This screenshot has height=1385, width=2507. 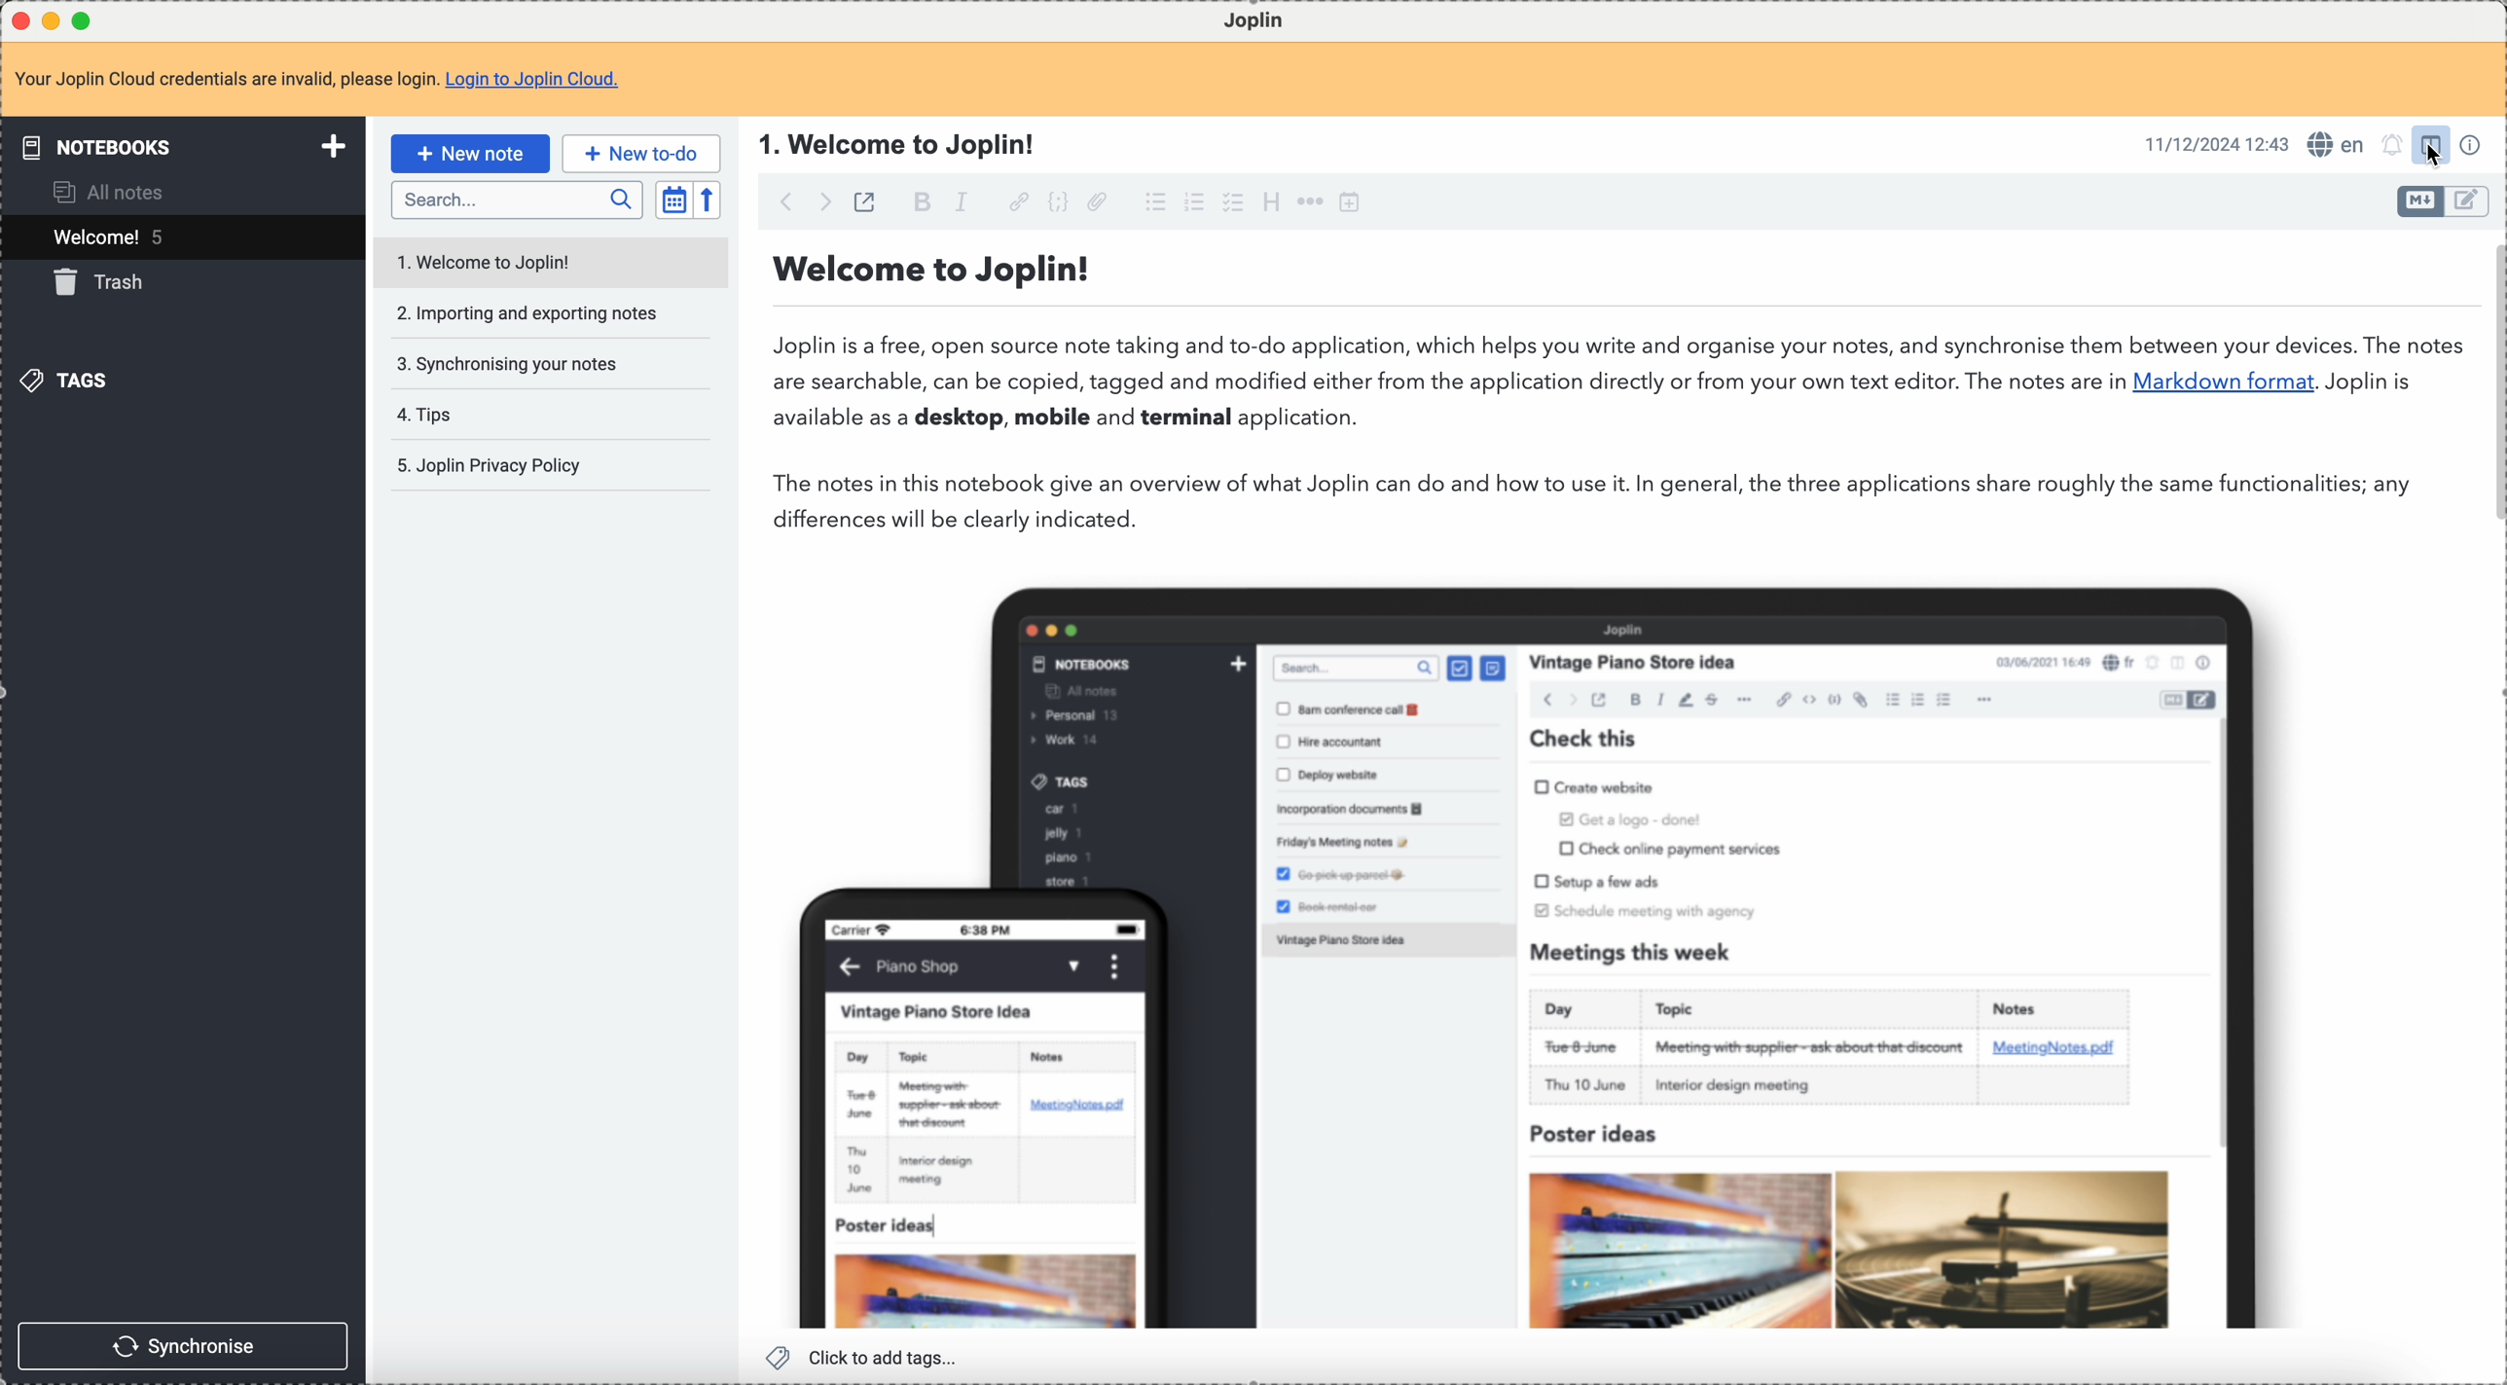 I want to click on checkbox, so click(x=1236, y=201).